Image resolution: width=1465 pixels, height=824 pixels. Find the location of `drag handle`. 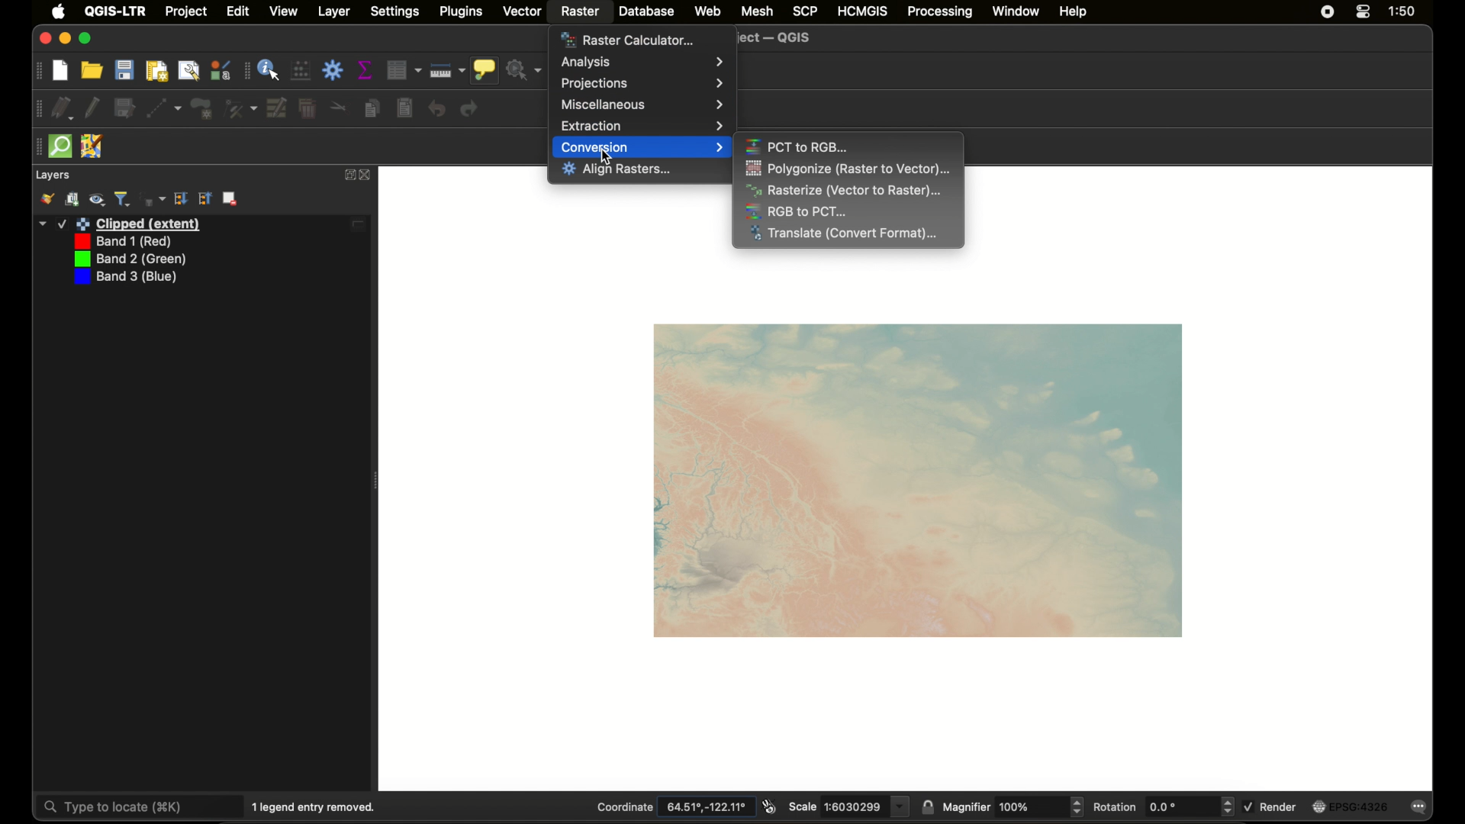

drag handle is located at coordinates (245, 71).